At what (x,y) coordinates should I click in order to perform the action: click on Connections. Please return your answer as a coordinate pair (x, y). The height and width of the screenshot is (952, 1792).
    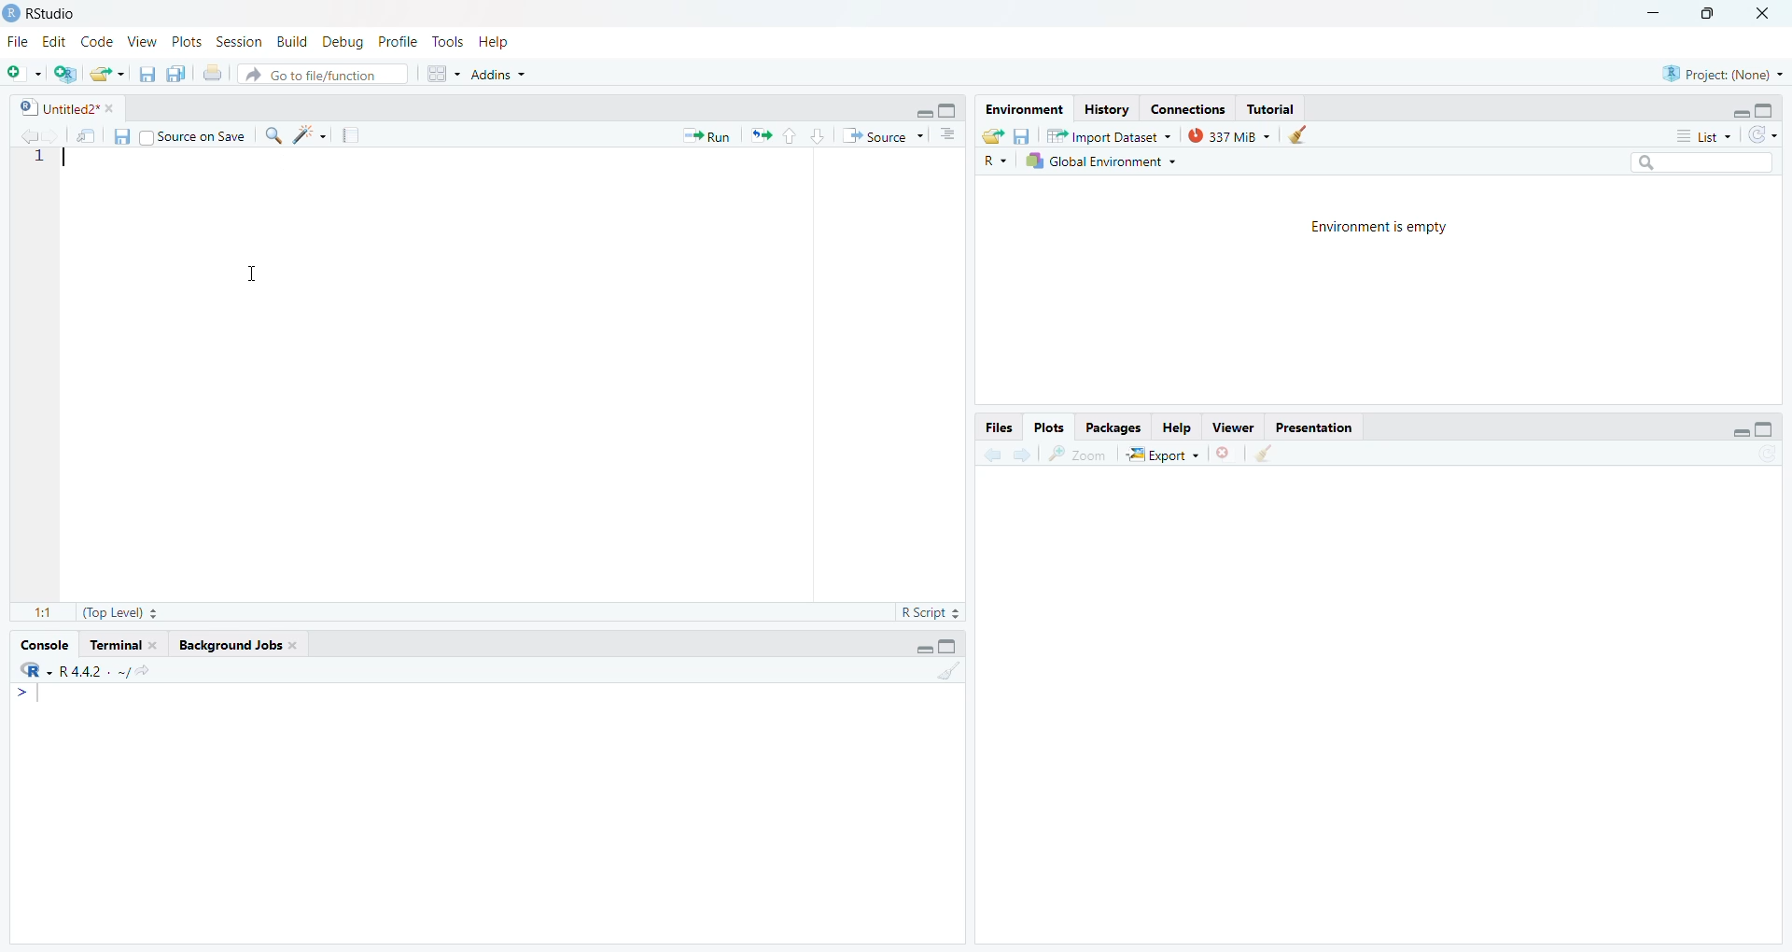
    Looking at the image, I should click on (1189, 109).